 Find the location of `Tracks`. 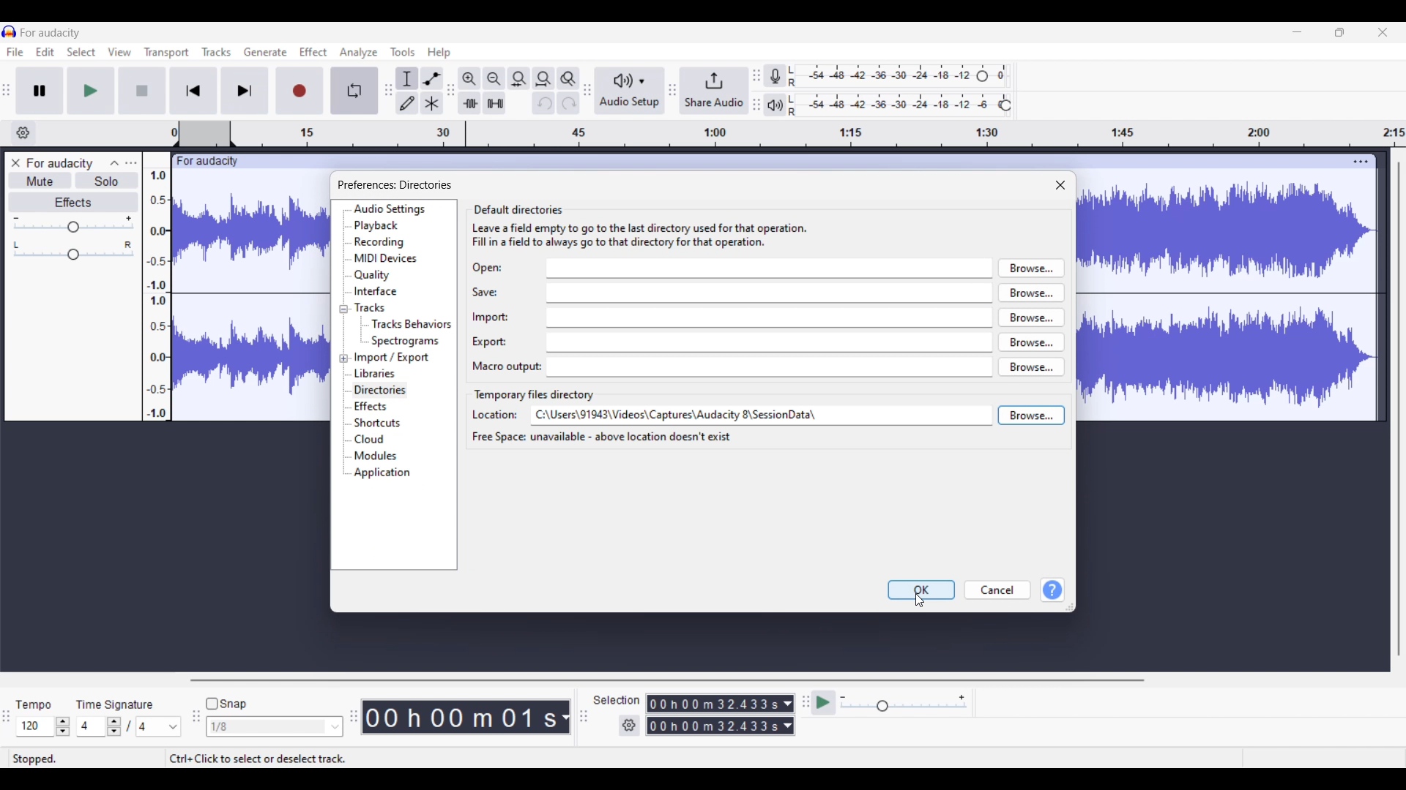

Tracks is located at coordinates (371, 307).